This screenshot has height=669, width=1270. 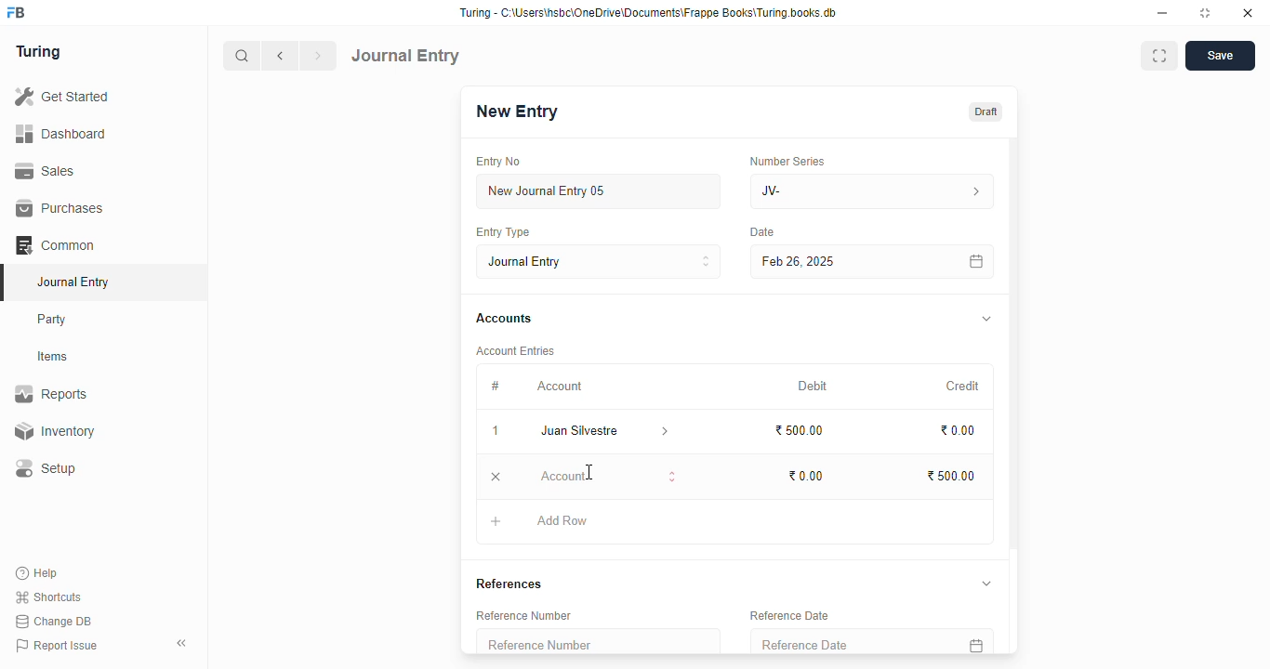 I want to click on sales, so click(x=46, y=170).